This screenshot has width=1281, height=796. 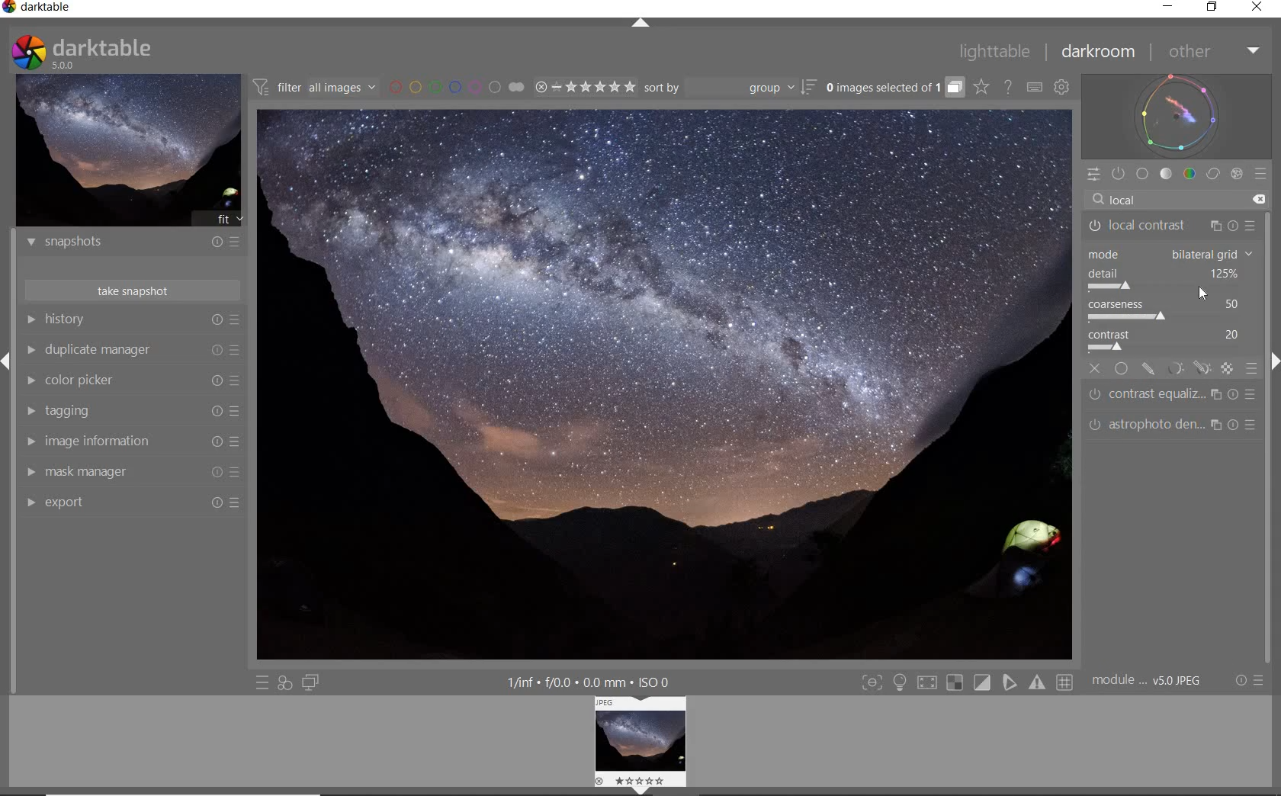 I want to click on Switched off, so click(x=1095, y=396).